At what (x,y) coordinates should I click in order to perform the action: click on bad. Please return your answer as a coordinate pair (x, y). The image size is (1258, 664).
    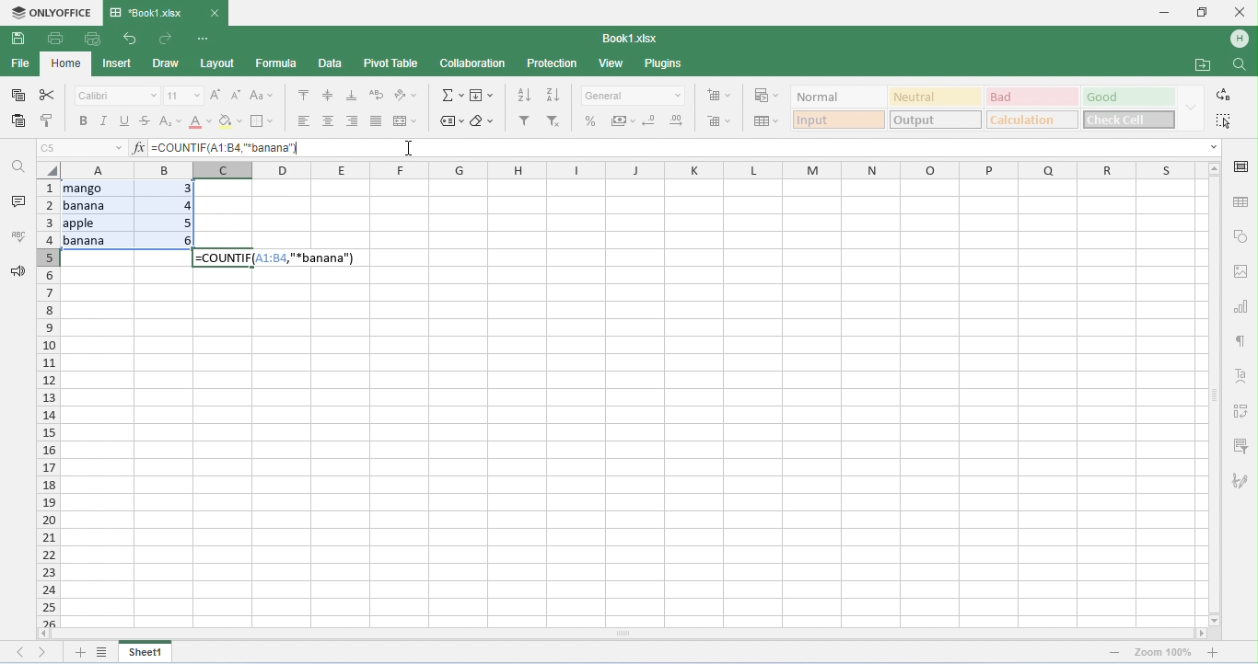
    Looking at the image, I should click on (1031, 96).